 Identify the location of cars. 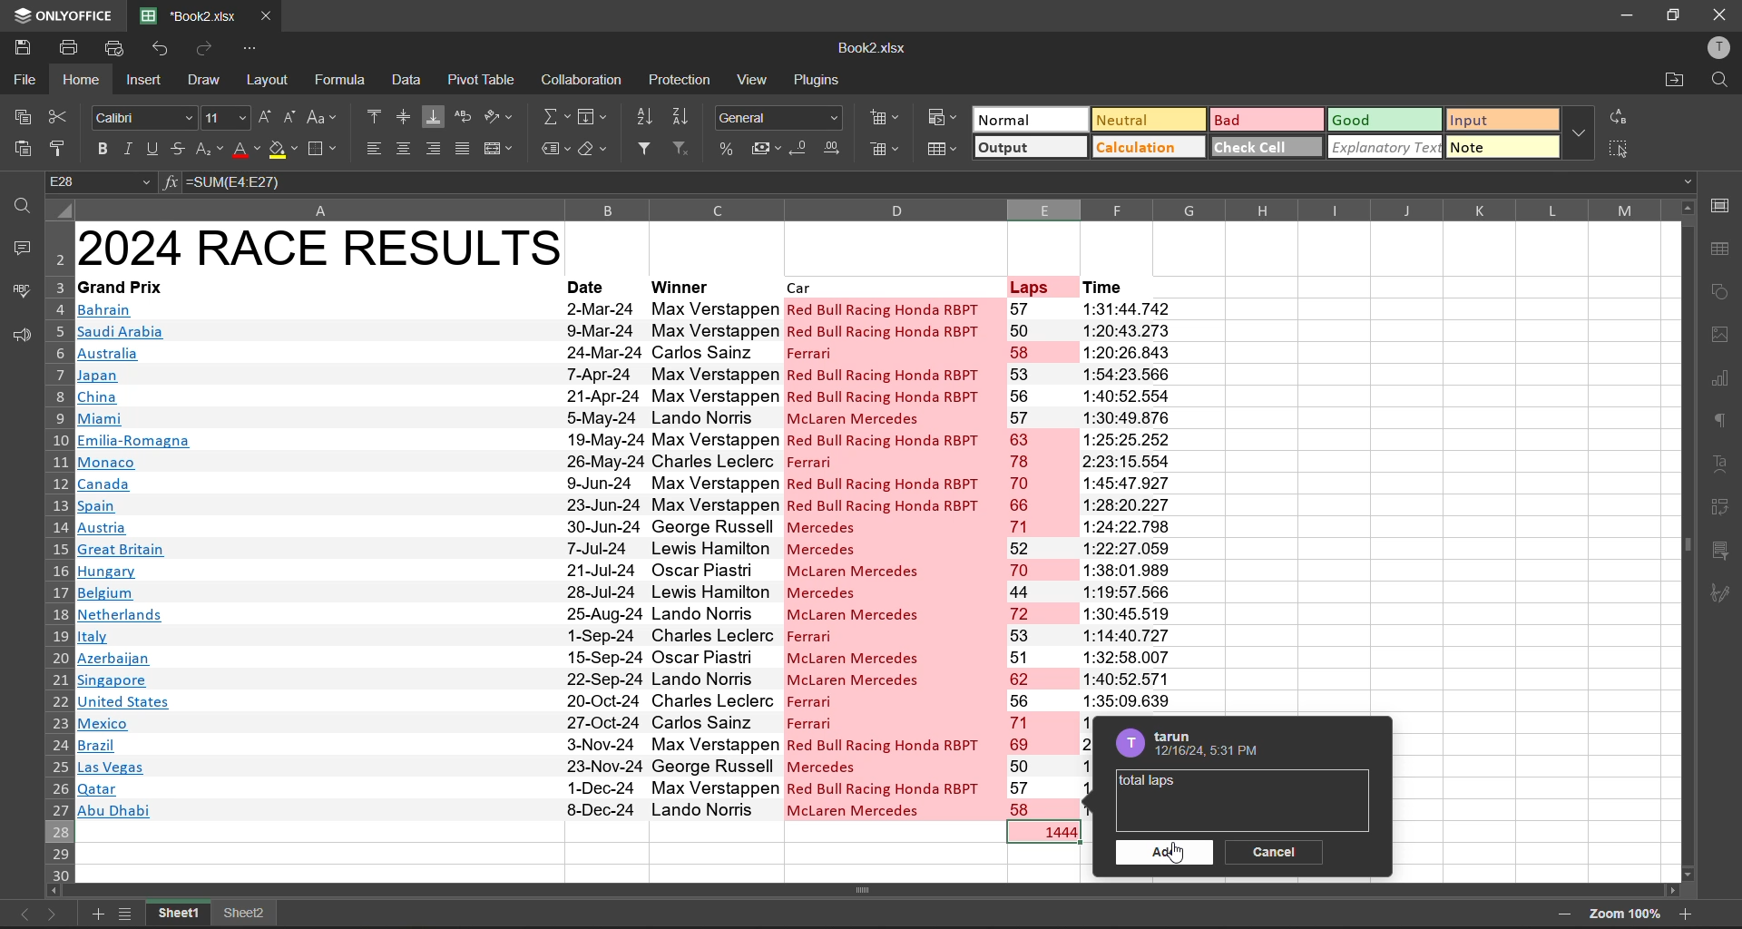
(886, 559).